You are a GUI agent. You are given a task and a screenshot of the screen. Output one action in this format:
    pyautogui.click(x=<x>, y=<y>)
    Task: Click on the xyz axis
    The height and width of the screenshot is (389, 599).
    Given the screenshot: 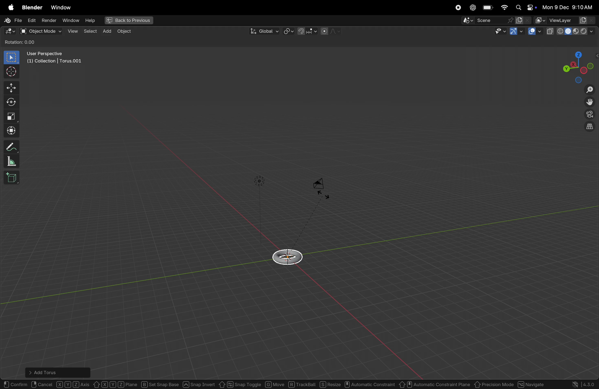 What is the action you would take?
    pyautogui.click(x=73, y=383)
    